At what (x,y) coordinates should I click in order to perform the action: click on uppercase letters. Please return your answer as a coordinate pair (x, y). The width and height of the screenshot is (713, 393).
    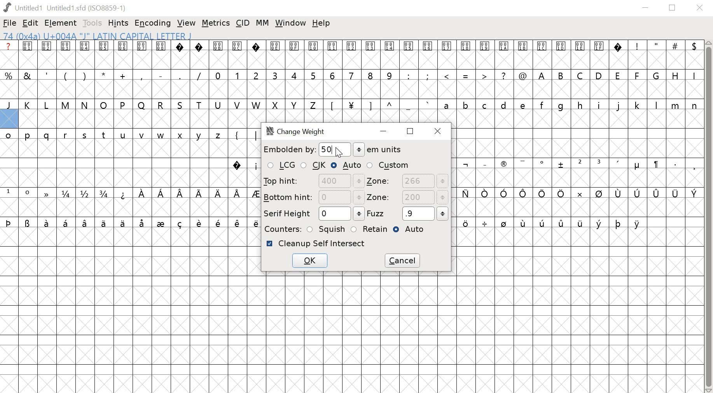
    Looking at the image, I should click on (159, 105).